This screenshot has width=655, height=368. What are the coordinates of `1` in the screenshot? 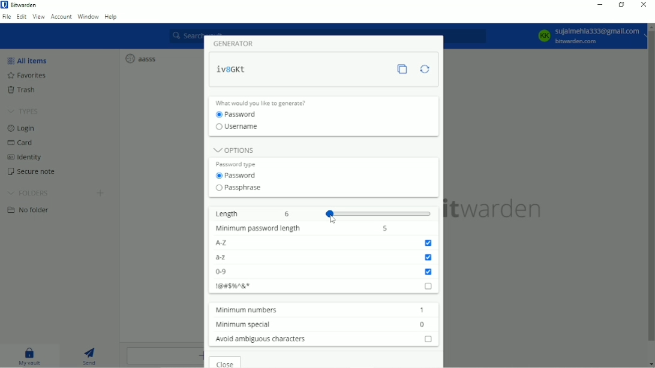 It's located at (422, 310).